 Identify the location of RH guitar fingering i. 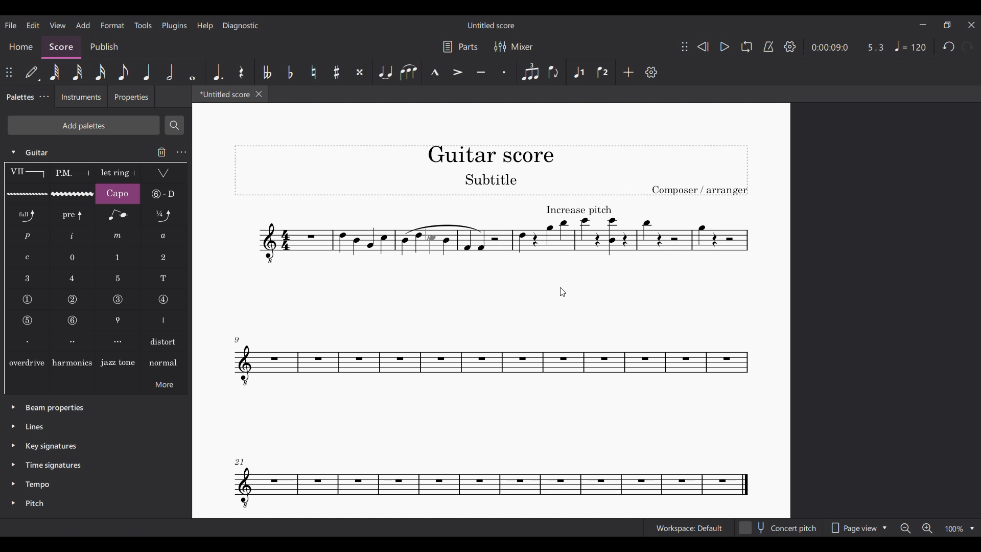
(73, 237).